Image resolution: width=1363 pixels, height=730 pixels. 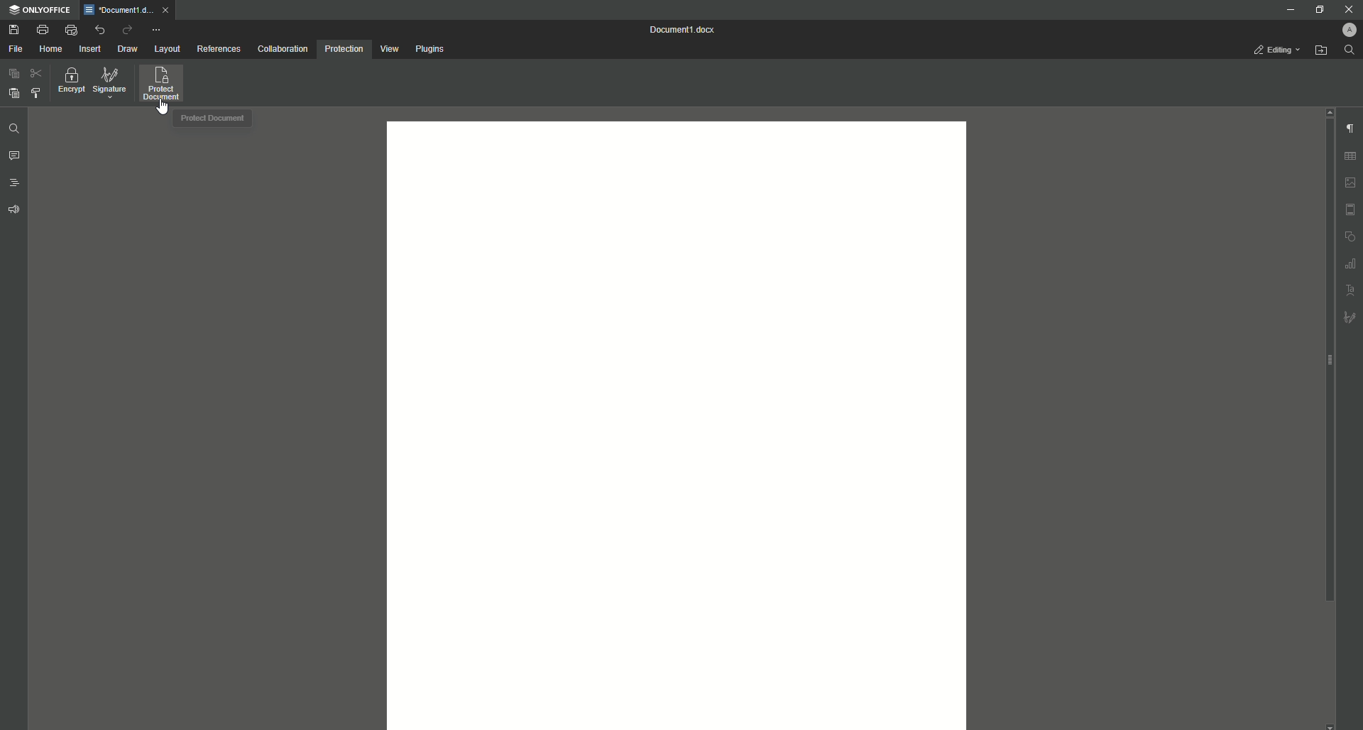 I want to click on File, so click(x=15, y=49).